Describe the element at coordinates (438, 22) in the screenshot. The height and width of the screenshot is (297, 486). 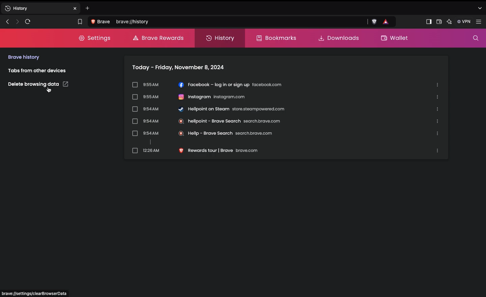
I see `Wallet` at that location.